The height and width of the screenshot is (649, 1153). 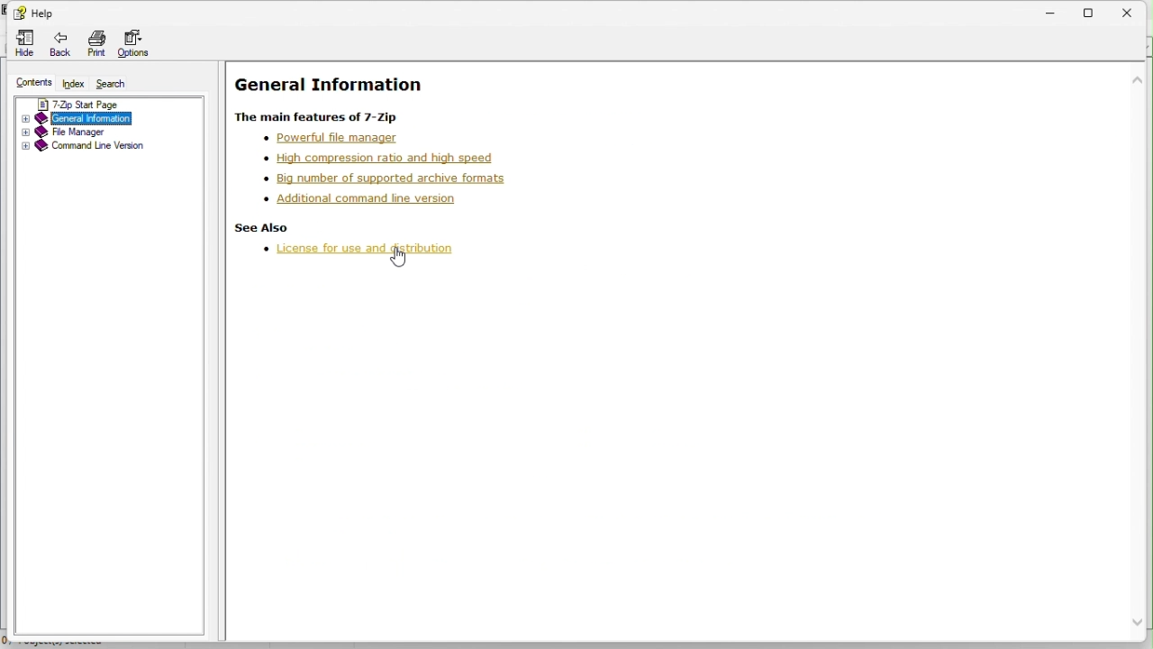 I want to click on cursor, so click(x=399, y=261).